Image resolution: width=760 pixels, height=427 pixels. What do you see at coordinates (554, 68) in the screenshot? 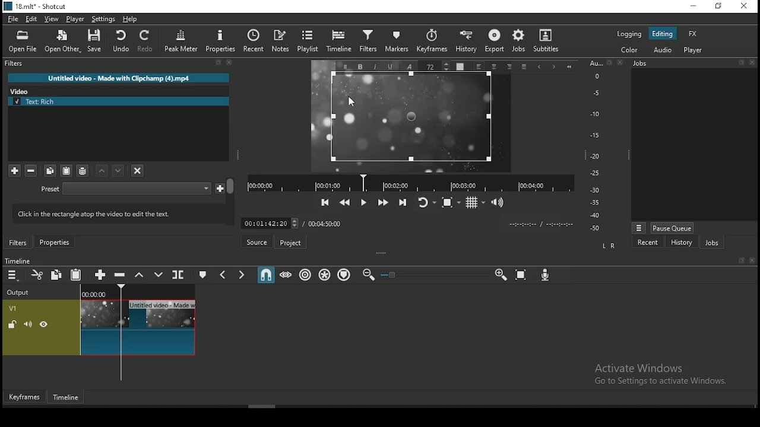
I see `Next` at bounding box center [554, 68].